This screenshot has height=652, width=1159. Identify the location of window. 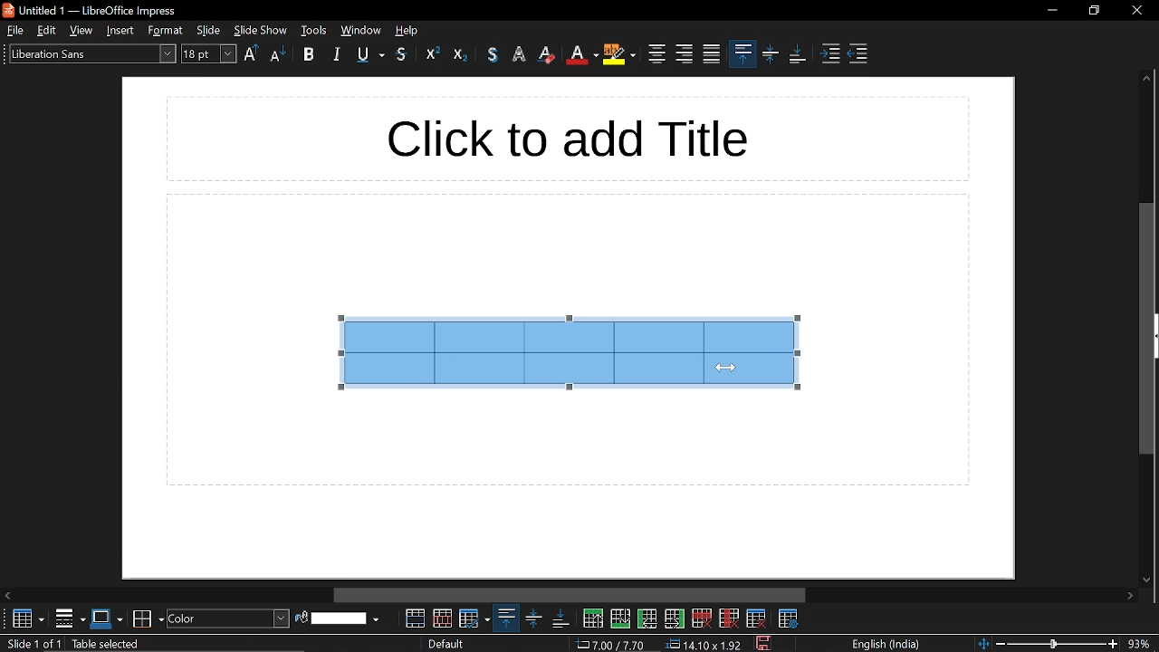
(360, 31).